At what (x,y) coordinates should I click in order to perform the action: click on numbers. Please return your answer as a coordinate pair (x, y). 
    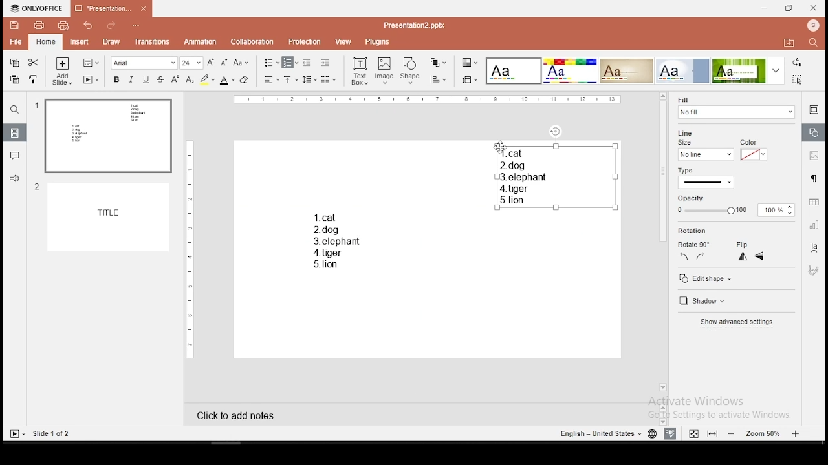
    Looking at the image, I should click on (36, 150).